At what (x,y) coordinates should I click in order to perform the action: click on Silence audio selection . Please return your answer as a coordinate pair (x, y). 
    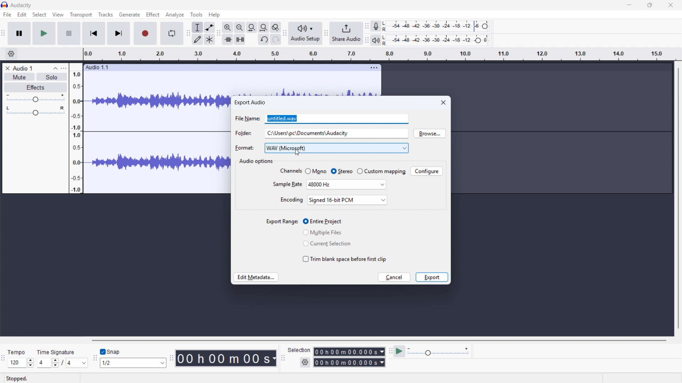
    Looking at the image, I should click on (240, 39).